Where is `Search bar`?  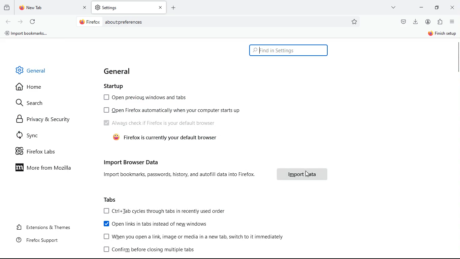
Search bar is located at coordinates (219, 22).